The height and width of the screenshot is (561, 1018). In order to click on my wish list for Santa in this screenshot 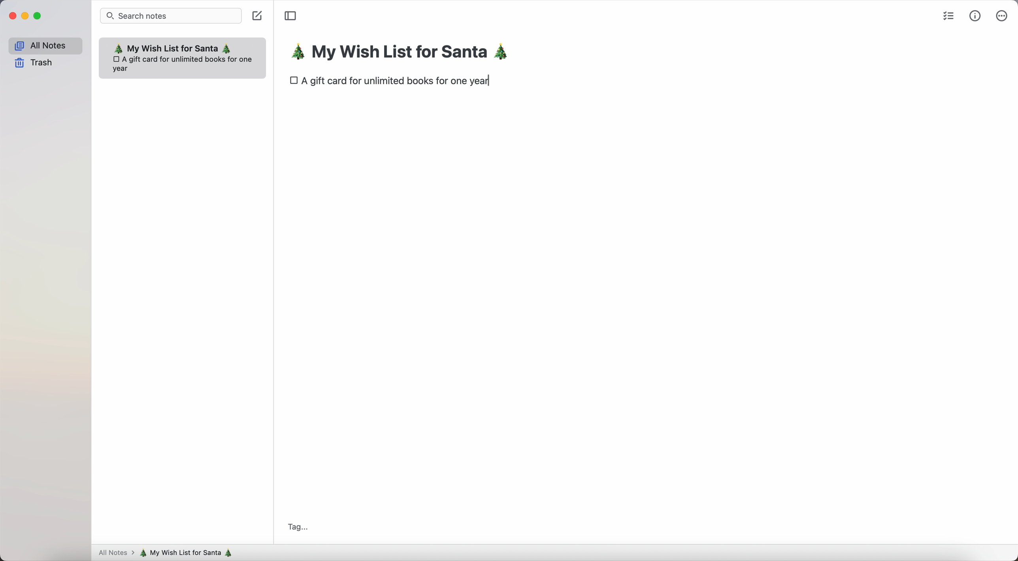, I will do `click(404, 53)`.